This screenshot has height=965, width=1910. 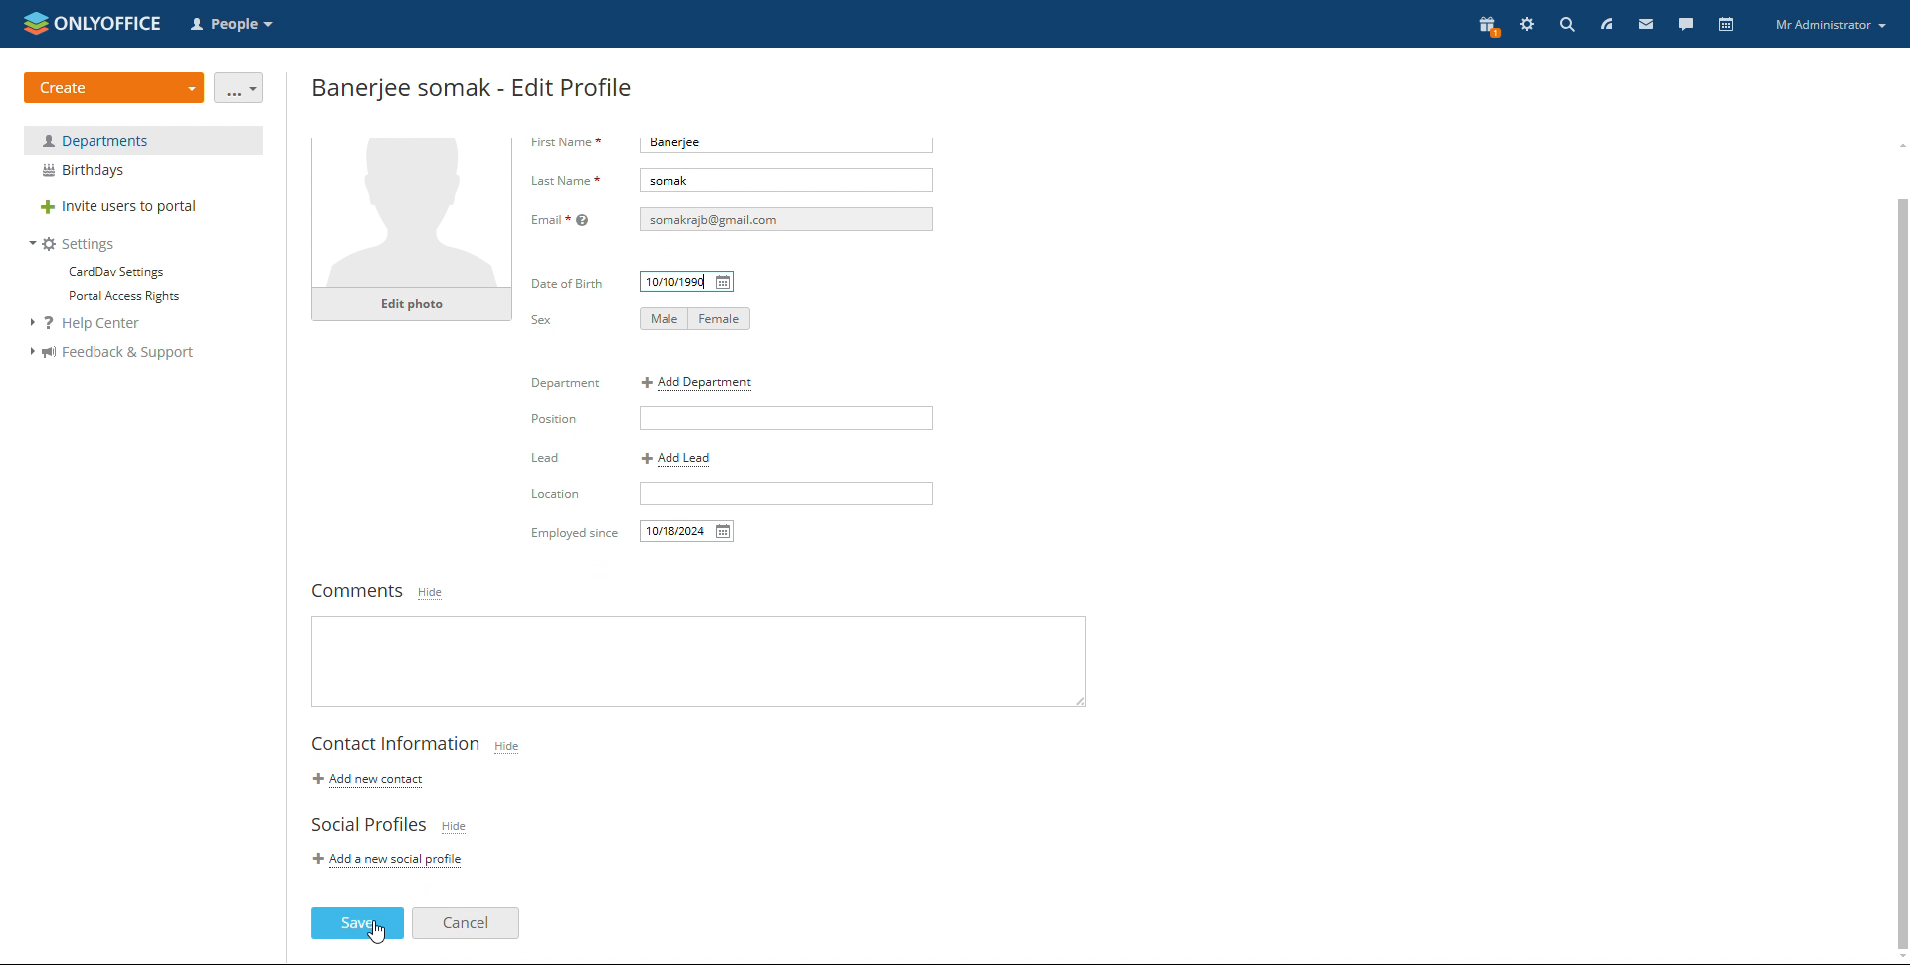 I want to click on resize, so click(x=1074, y=694).